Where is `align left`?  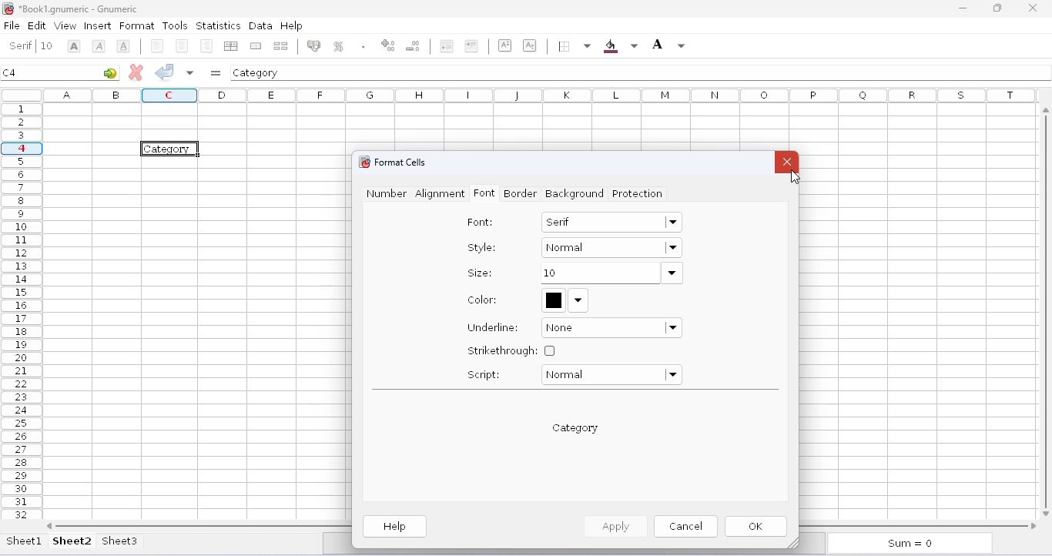 align left is located at coordinates (181, 46).